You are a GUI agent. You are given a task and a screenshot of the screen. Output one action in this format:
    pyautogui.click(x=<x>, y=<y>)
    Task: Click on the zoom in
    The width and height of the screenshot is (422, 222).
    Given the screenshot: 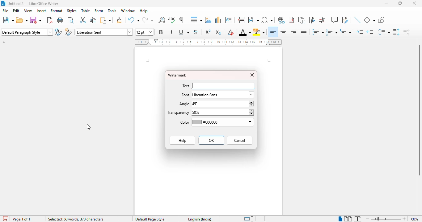 What is the action you would take?
    pyautogui.click(x=404, y=219)
    